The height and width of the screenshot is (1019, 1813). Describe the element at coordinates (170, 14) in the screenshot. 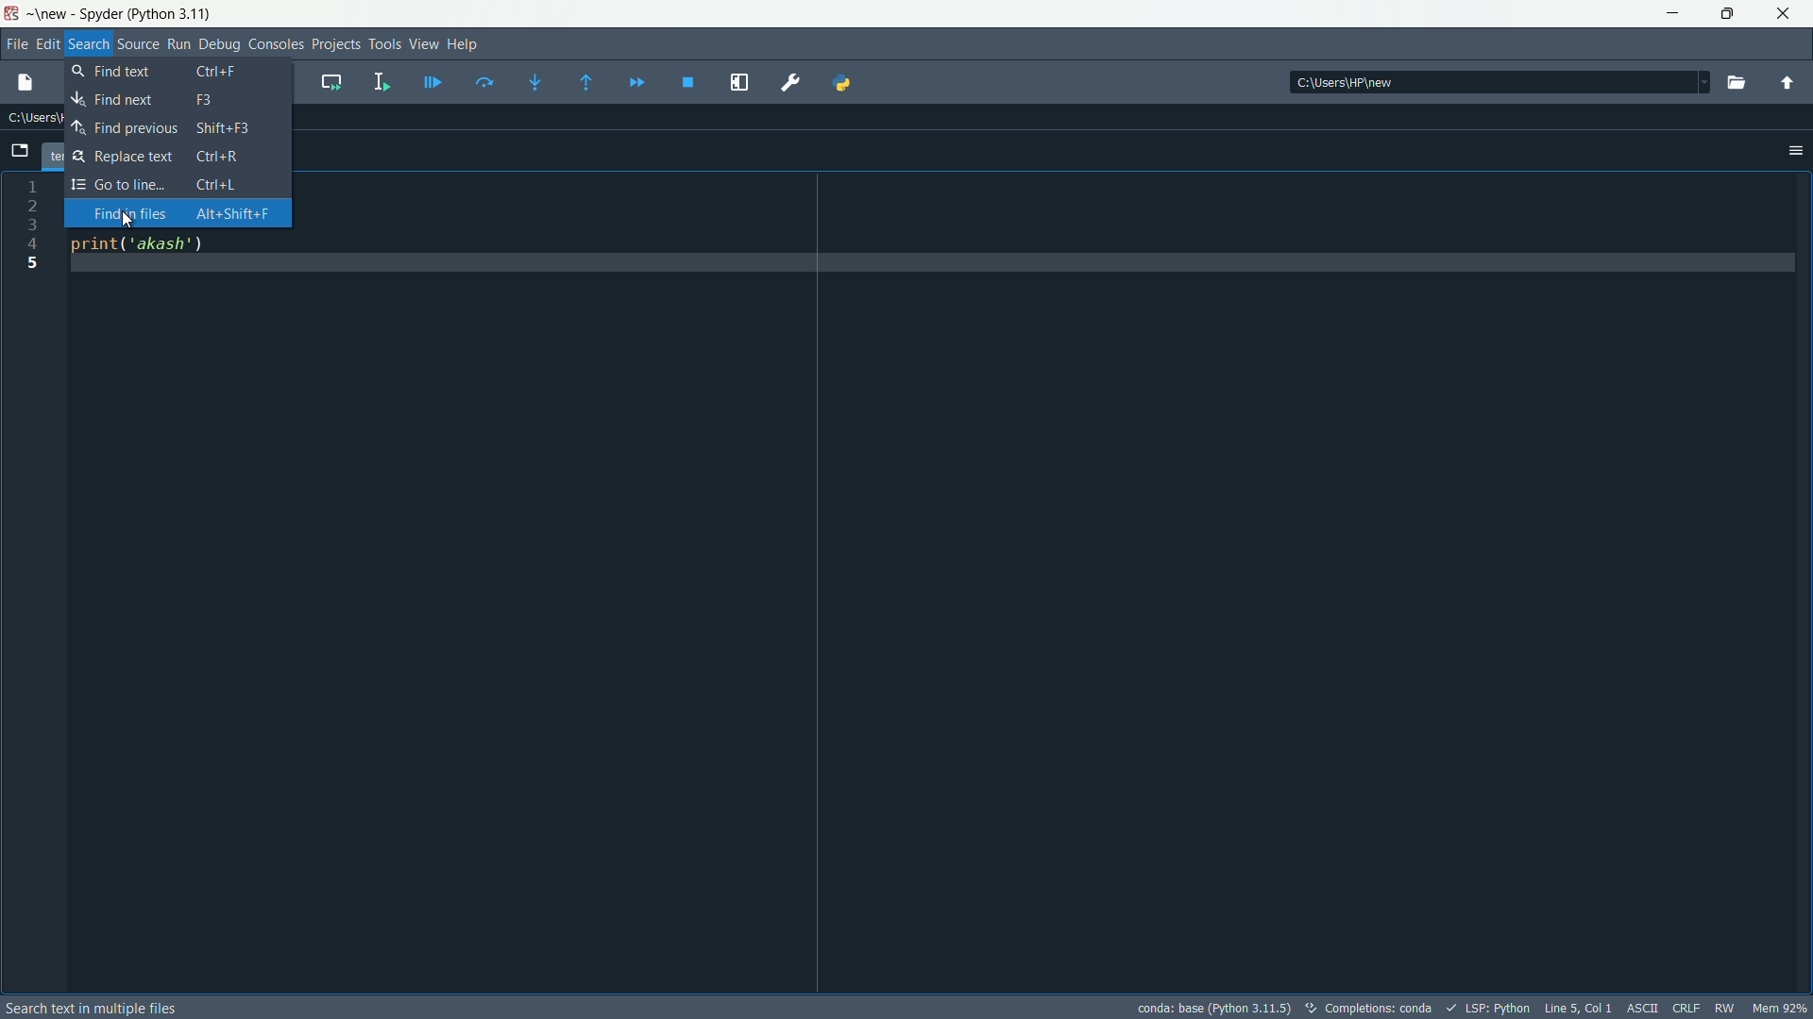

I see `python 3.11` at that location.